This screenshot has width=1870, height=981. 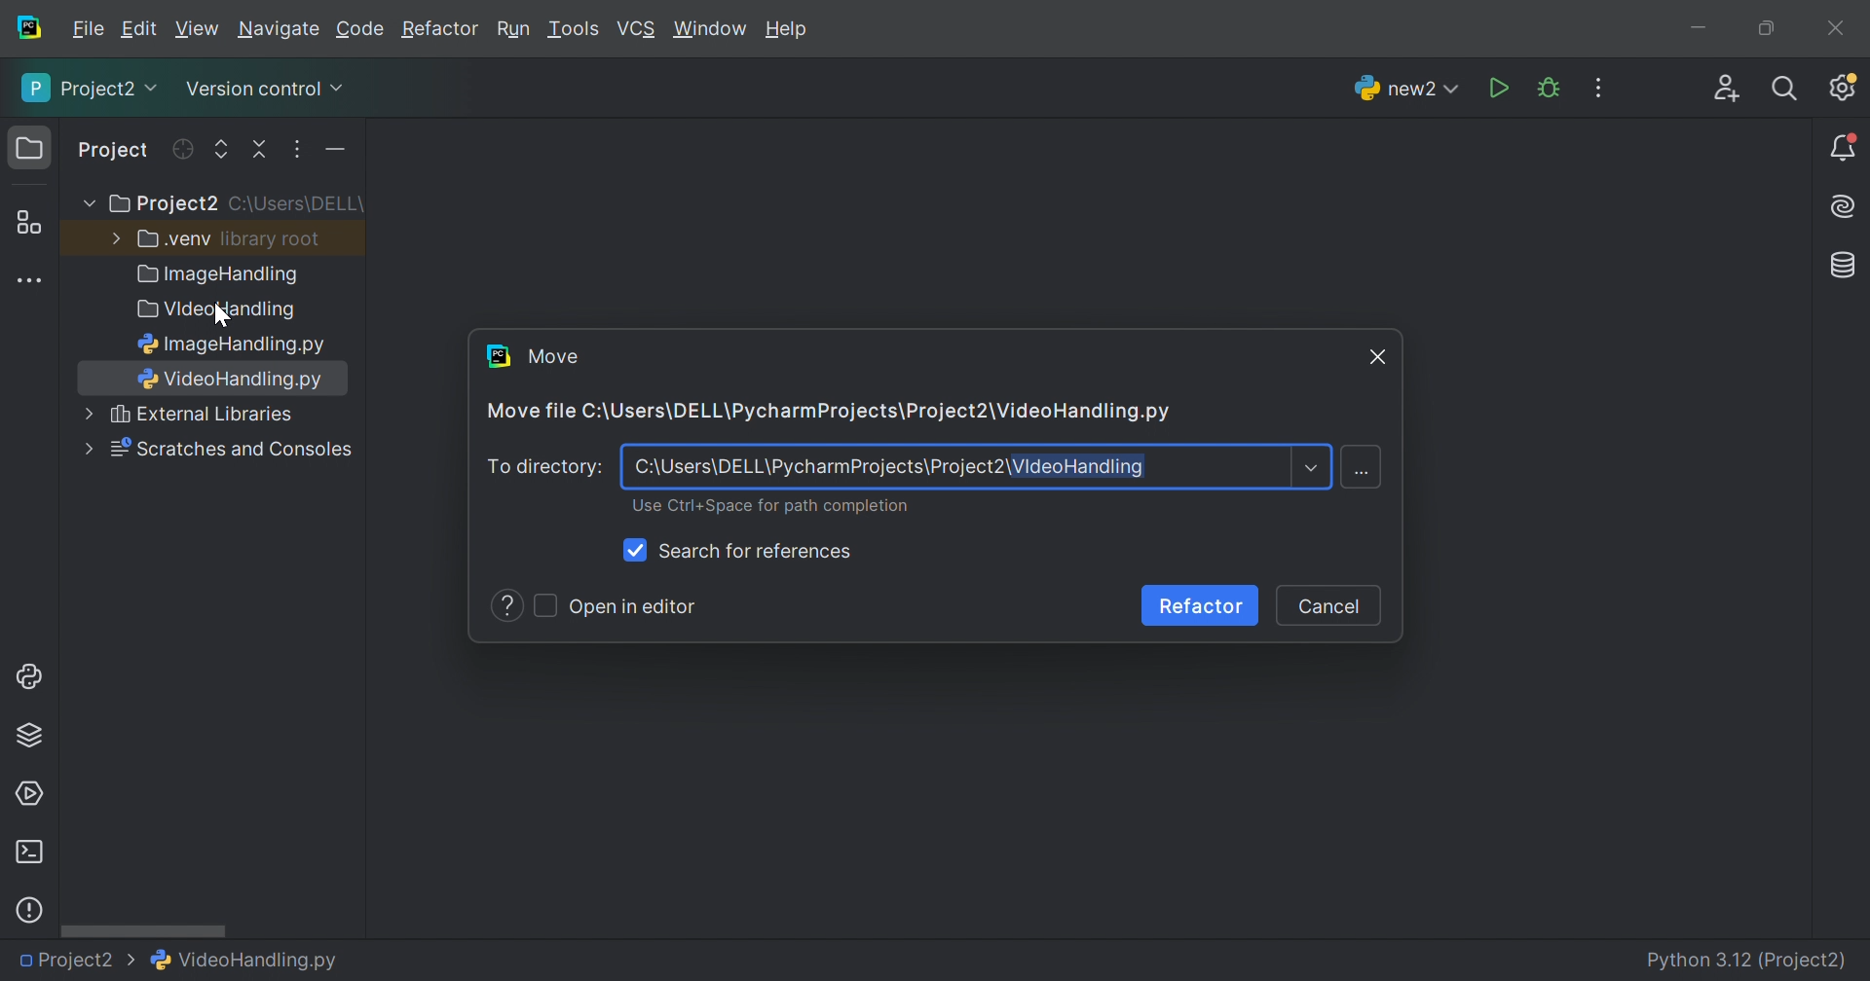 What do you see at coordinates (790, 31) in the screenshot?
I see `Help` at bounding box center [790, 31].